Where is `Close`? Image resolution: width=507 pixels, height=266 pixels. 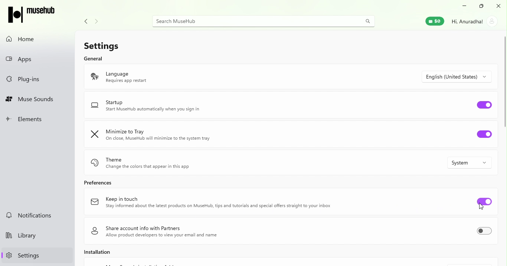 Close is located at coordinates (498, 6).